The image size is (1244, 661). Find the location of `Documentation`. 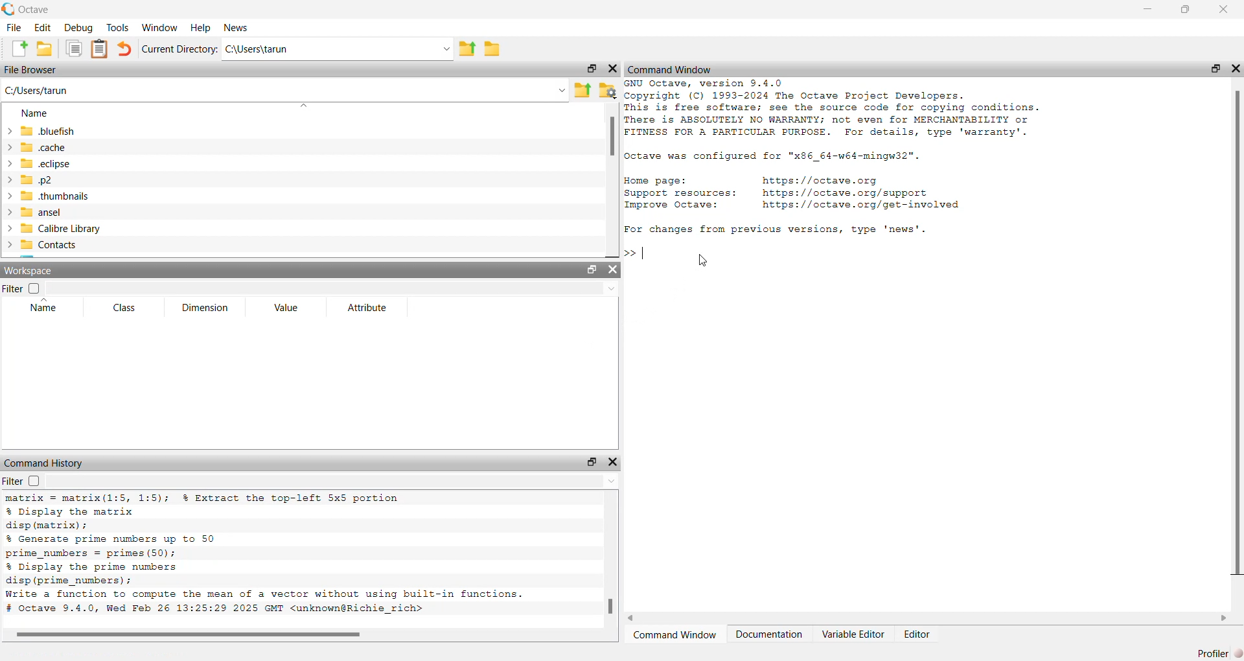

Documentation is located at coordinates (771, 634).